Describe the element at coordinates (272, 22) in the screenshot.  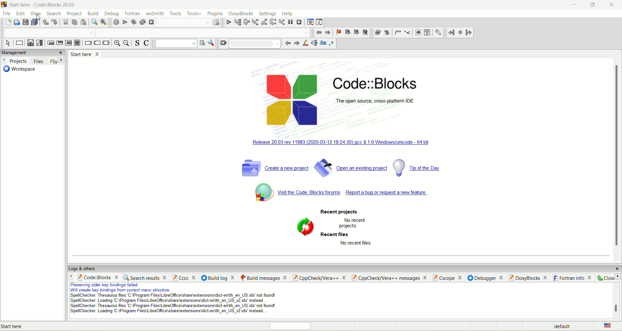
I see `next instruction` at that location.